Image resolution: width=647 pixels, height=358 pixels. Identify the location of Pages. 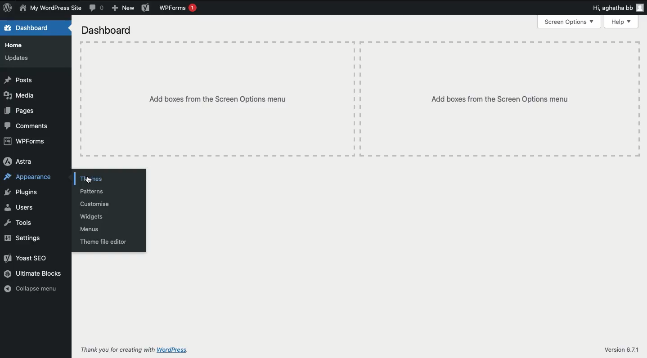
(22, 111).